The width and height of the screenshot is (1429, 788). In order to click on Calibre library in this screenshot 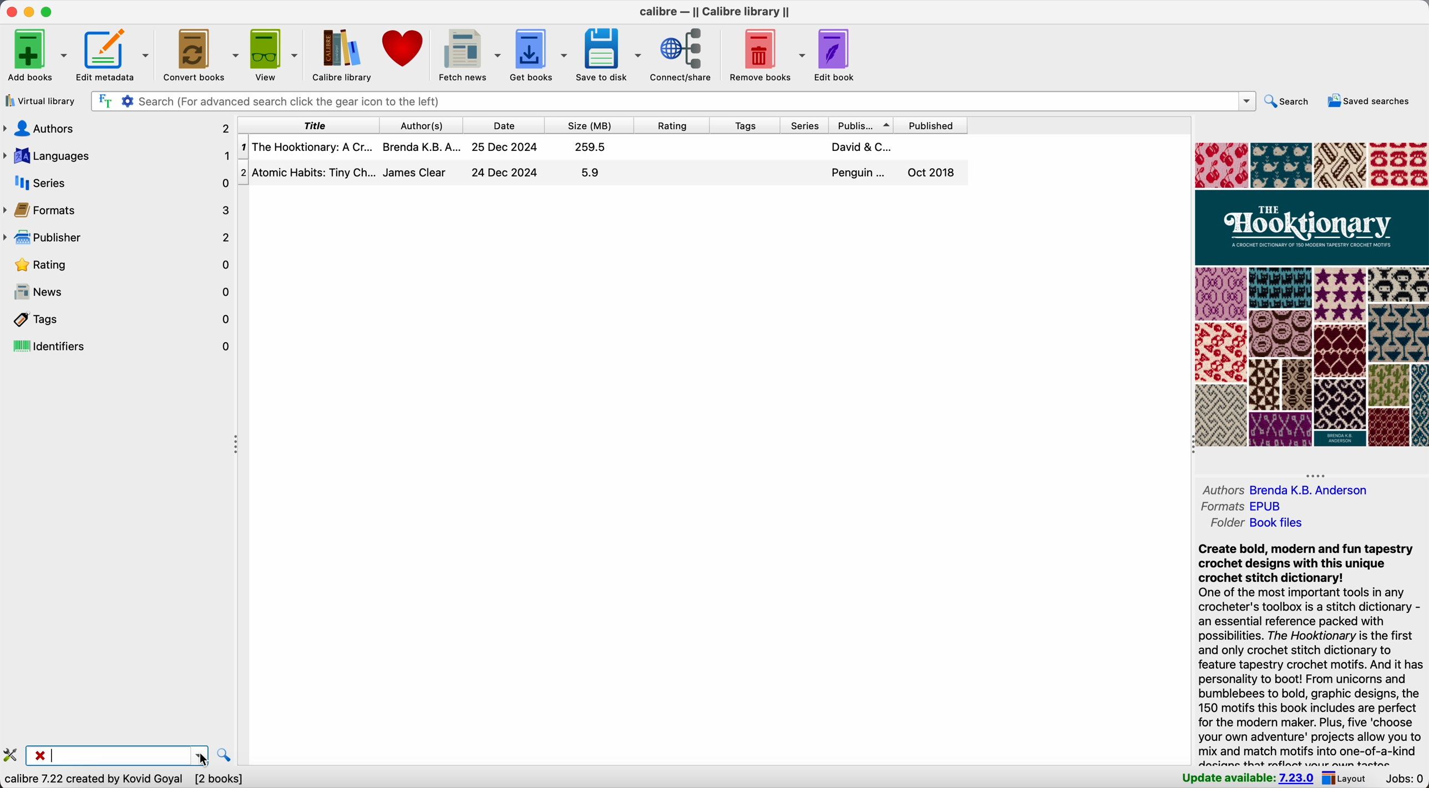, I will do `click(341, 58)`.